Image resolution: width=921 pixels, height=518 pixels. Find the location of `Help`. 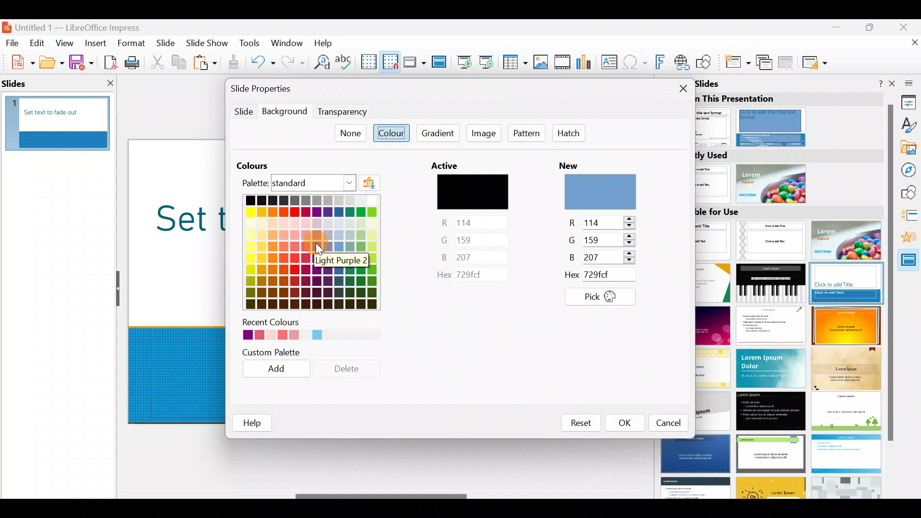

Help is located at coordinates (325, 42).